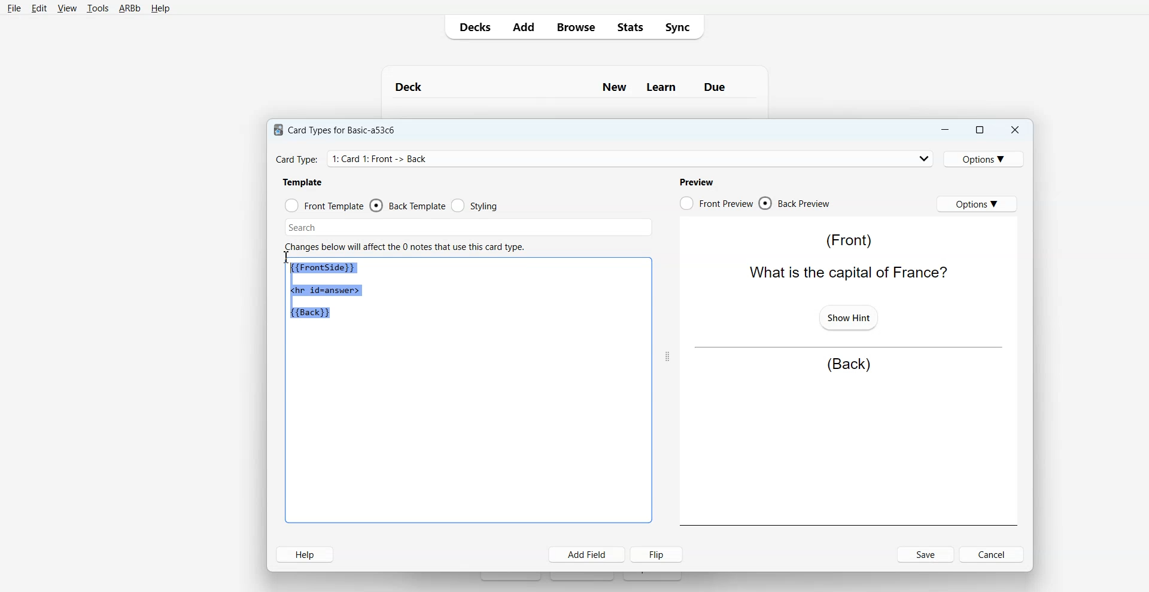  What do you see at coordinates (926, 554) in the screenshot?
I see `Save` at bounding box center [926, 554].